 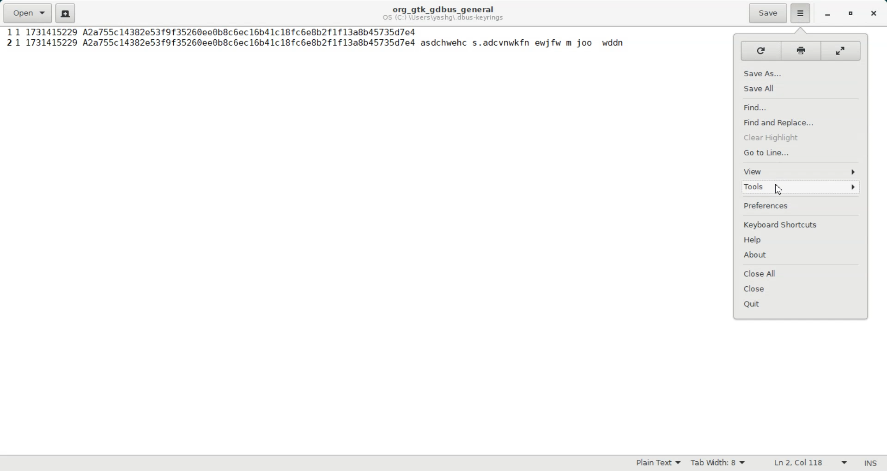 What do you see at coordinates (801, 51) in the screenshot?
I see `Print` at bounding box center [801, 51].